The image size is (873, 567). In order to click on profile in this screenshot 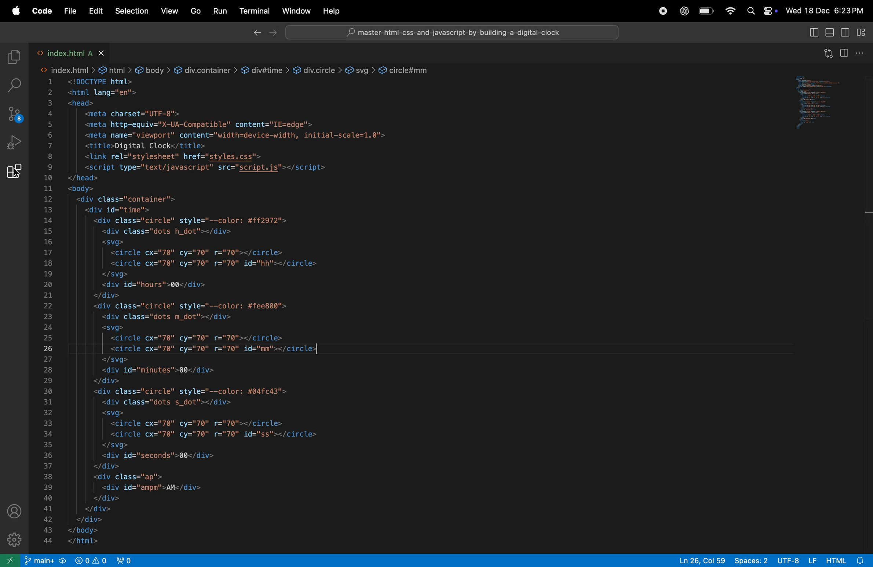, I will do `click(16, 511)`.